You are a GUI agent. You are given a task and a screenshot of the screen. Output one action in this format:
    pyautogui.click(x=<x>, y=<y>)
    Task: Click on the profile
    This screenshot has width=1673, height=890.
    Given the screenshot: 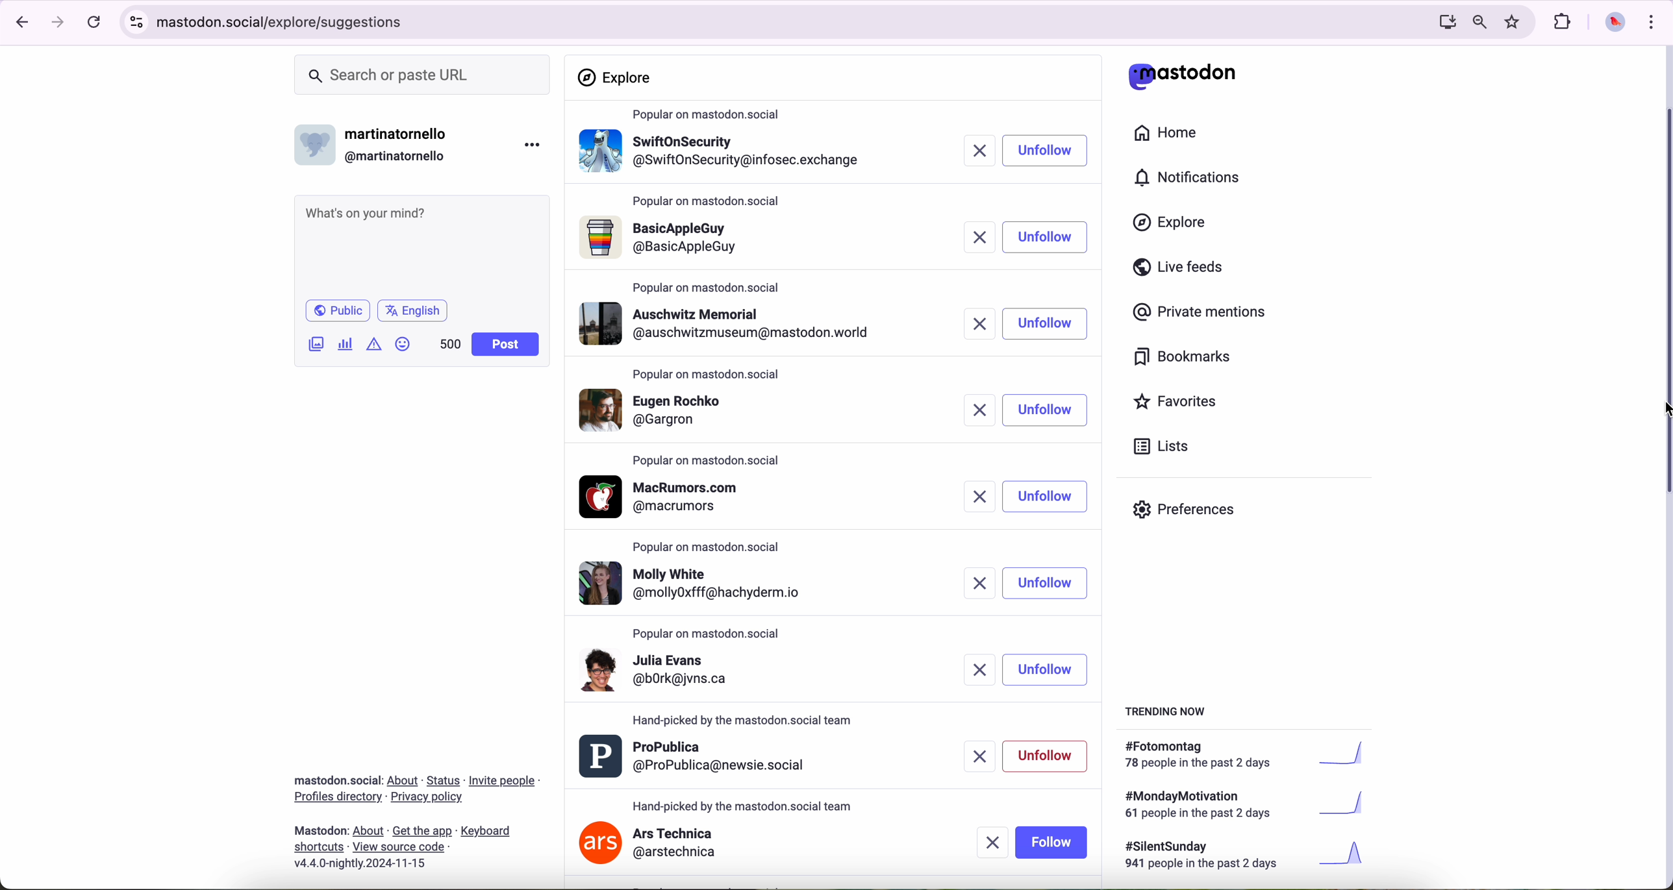 What is the action you would take?
    pyautogui.click(x=725, y=323)
    